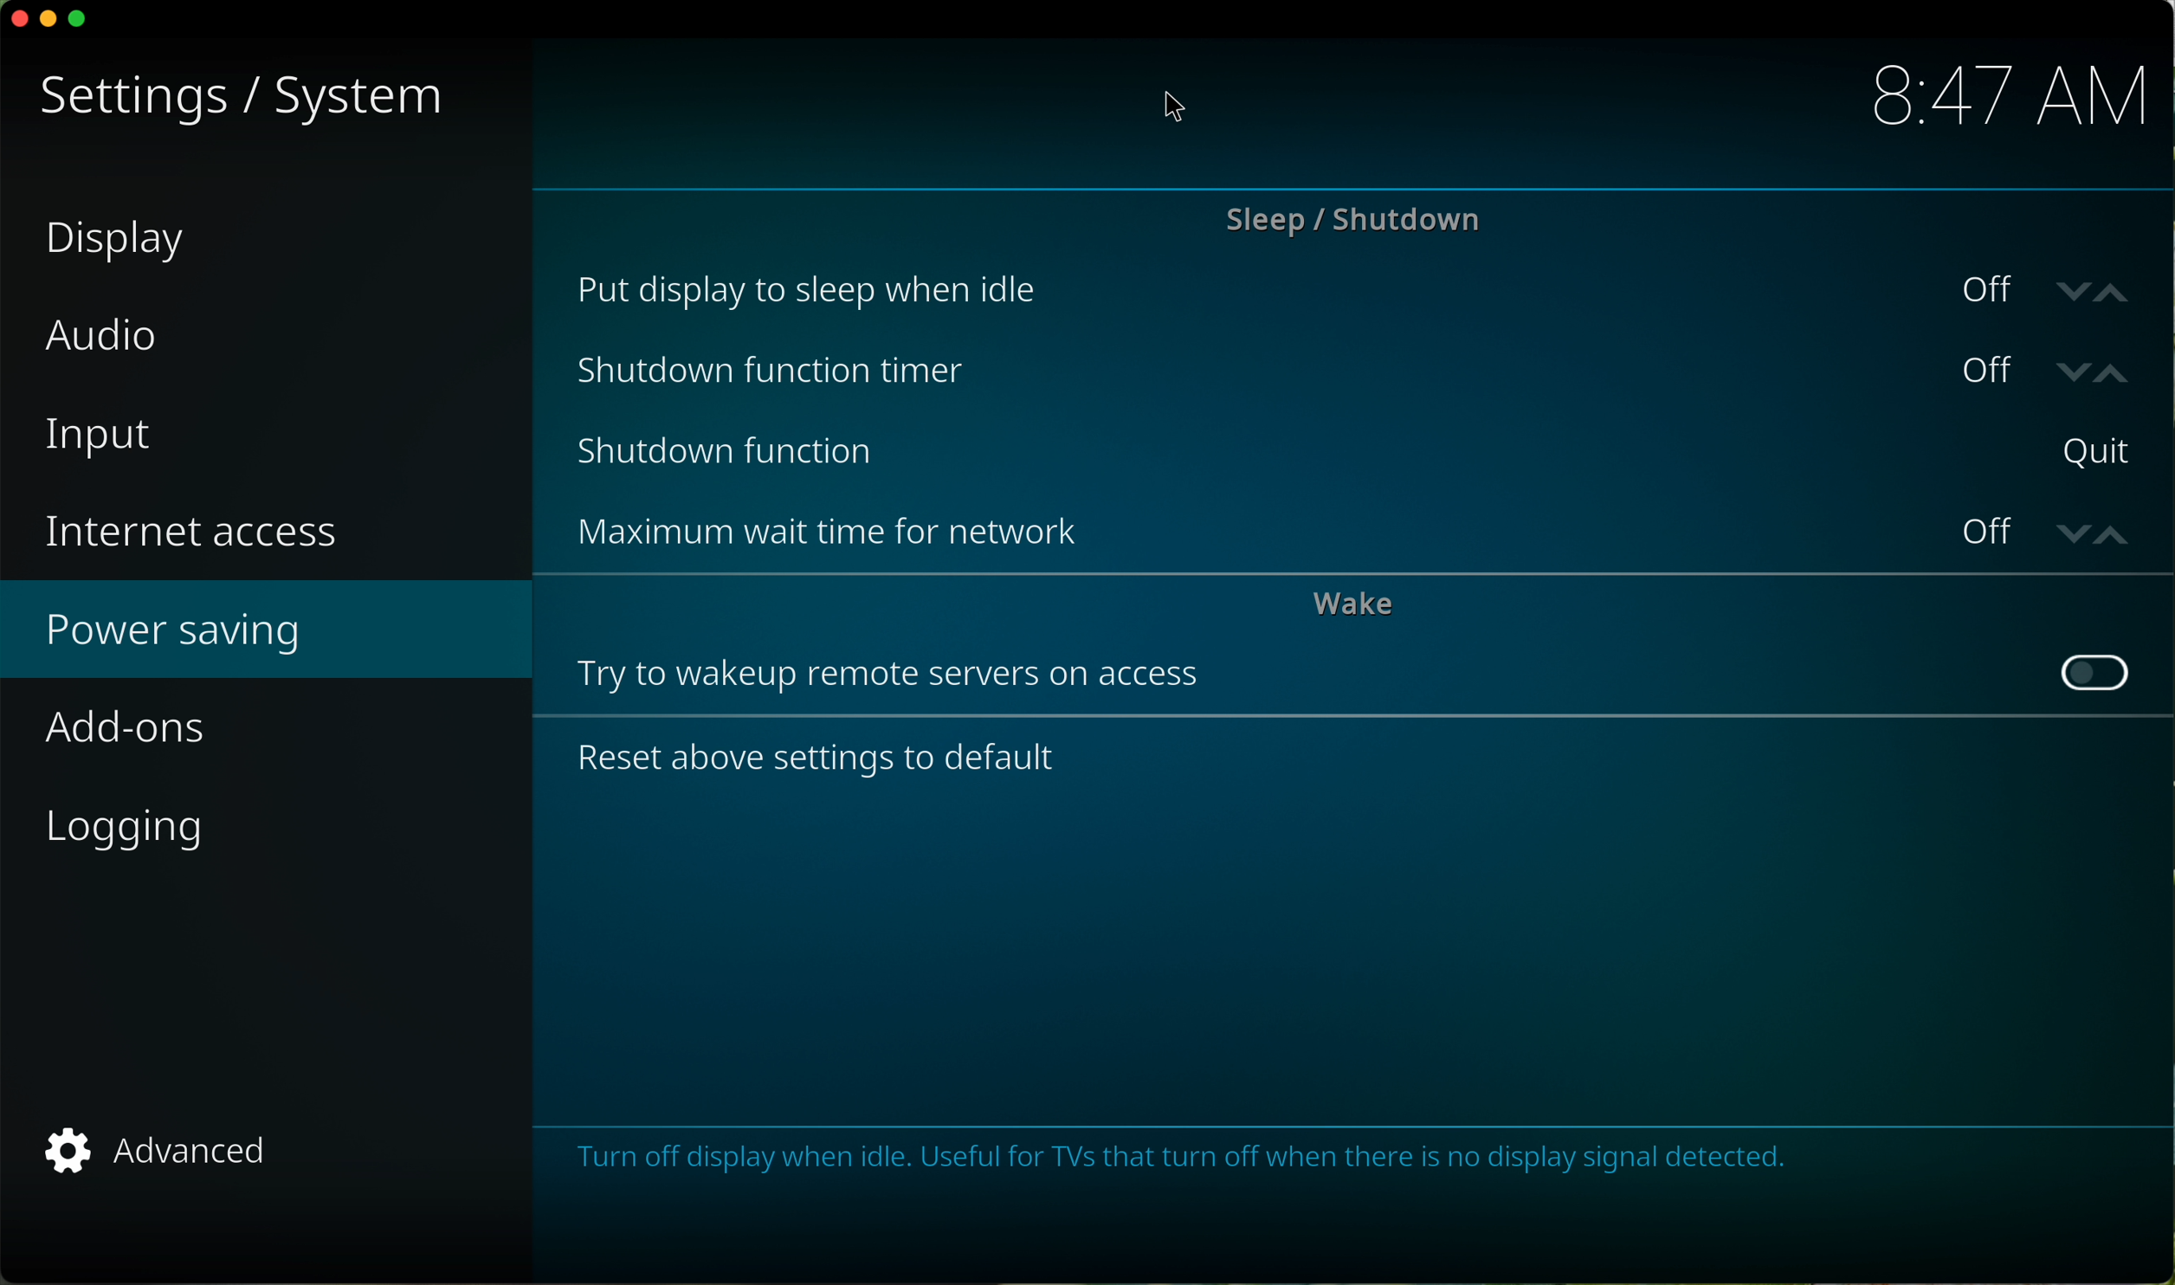 This screenshot has height=1285, width=2175. What do you see at coordinates (117, 244) in the screenshot?
I see `display` at bounding box center [117, 244].